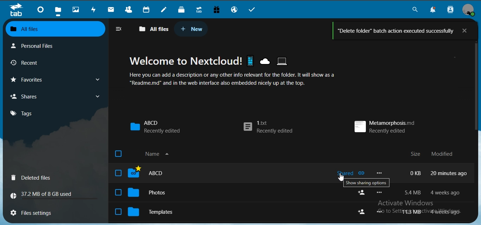 The width and height of the screenshot is (481, 225). Describe the element at coordinates (35, 212) in the screenshot. I see `files settings` at that location.